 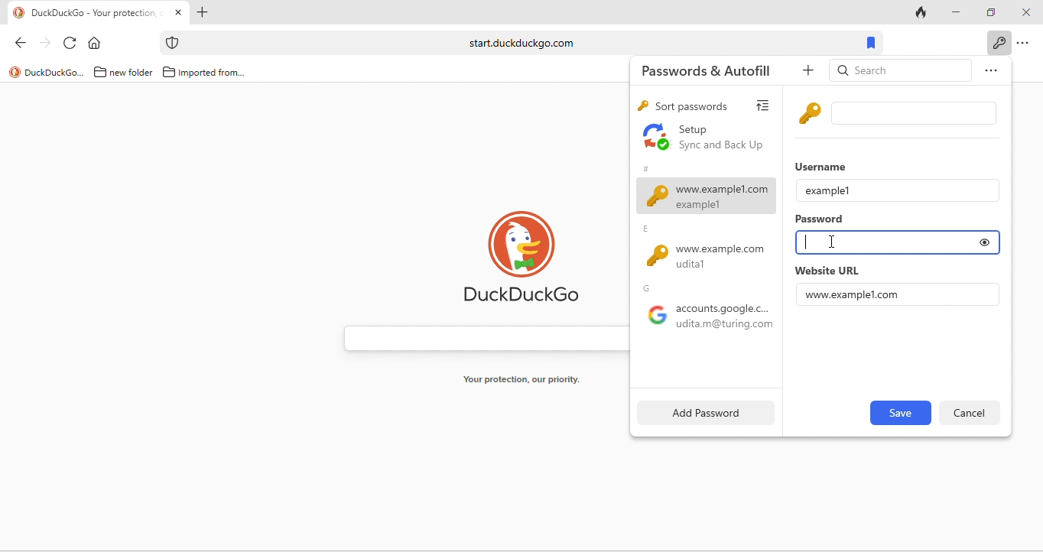 What do you see at coordinates (988, 73) in the screenshot?
I see `option` at bounding box center [988, 73].